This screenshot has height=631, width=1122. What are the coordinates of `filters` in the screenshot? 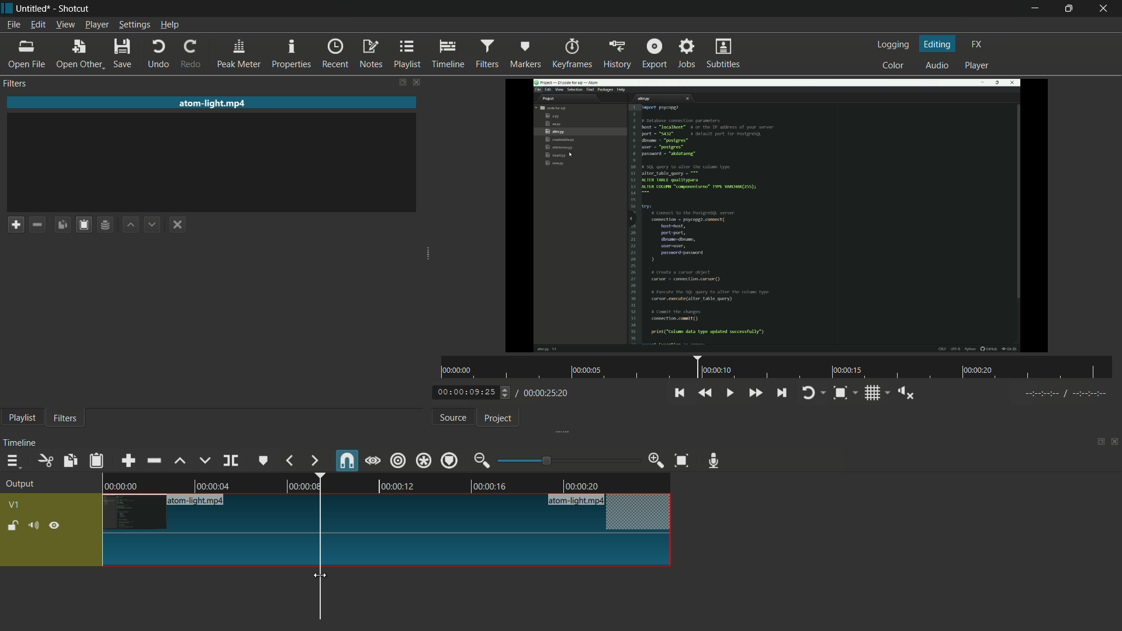 It's located at (17, 84).